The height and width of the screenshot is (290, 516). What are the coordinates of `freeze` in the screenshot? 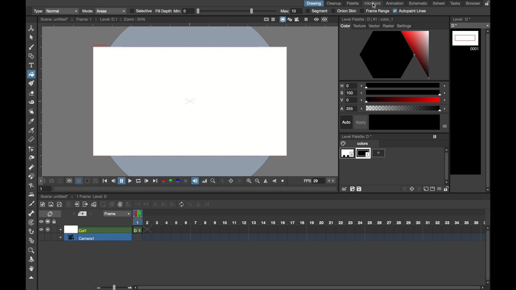 It's located at (306, 19).